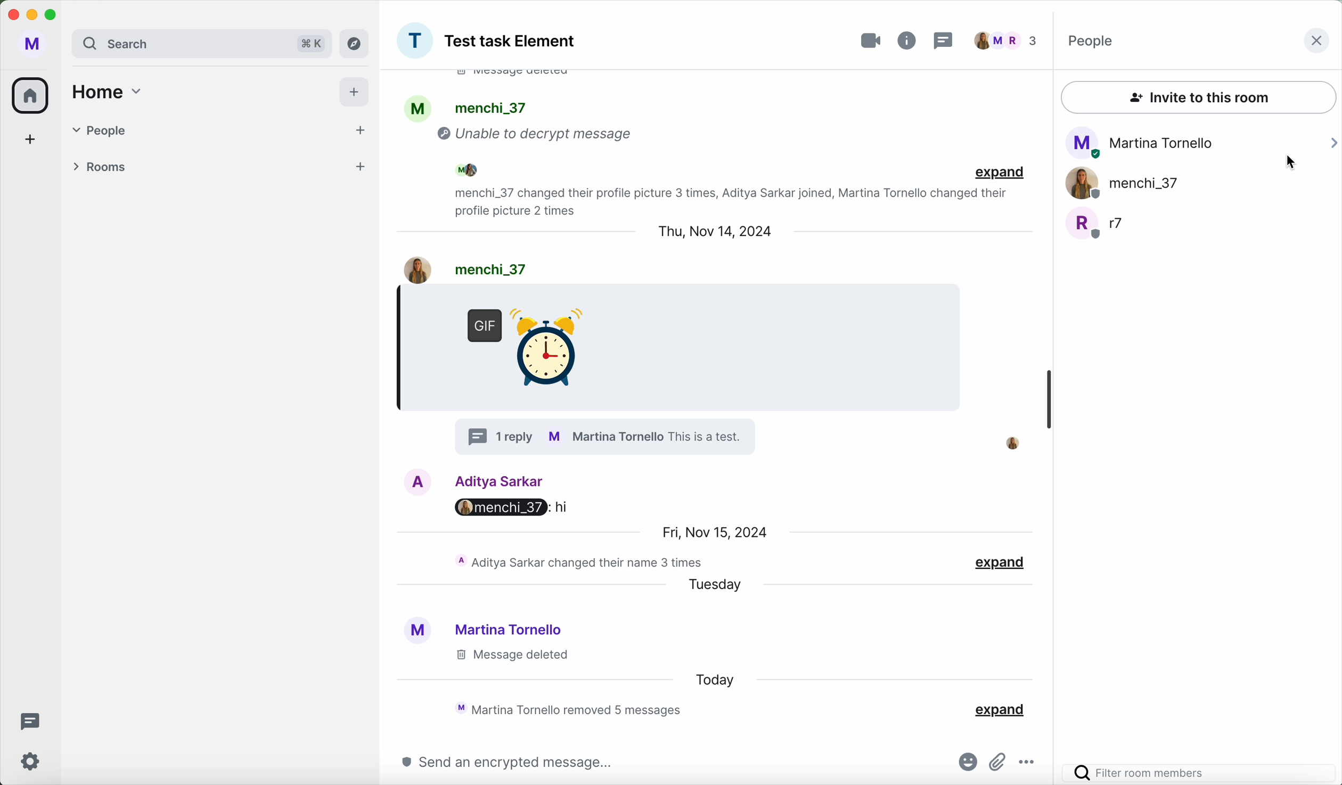  Describe the element at coordinates (574, 708) in the screenshot. I see `activity chat` at that location.